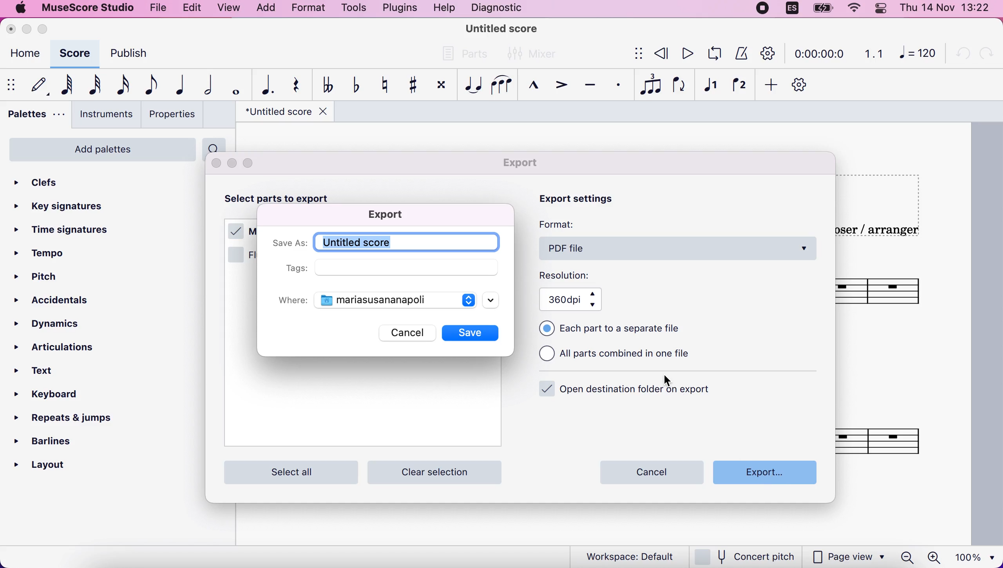 This screenshot has height=568, width=1003. I want to click on view, so click(227, 9).